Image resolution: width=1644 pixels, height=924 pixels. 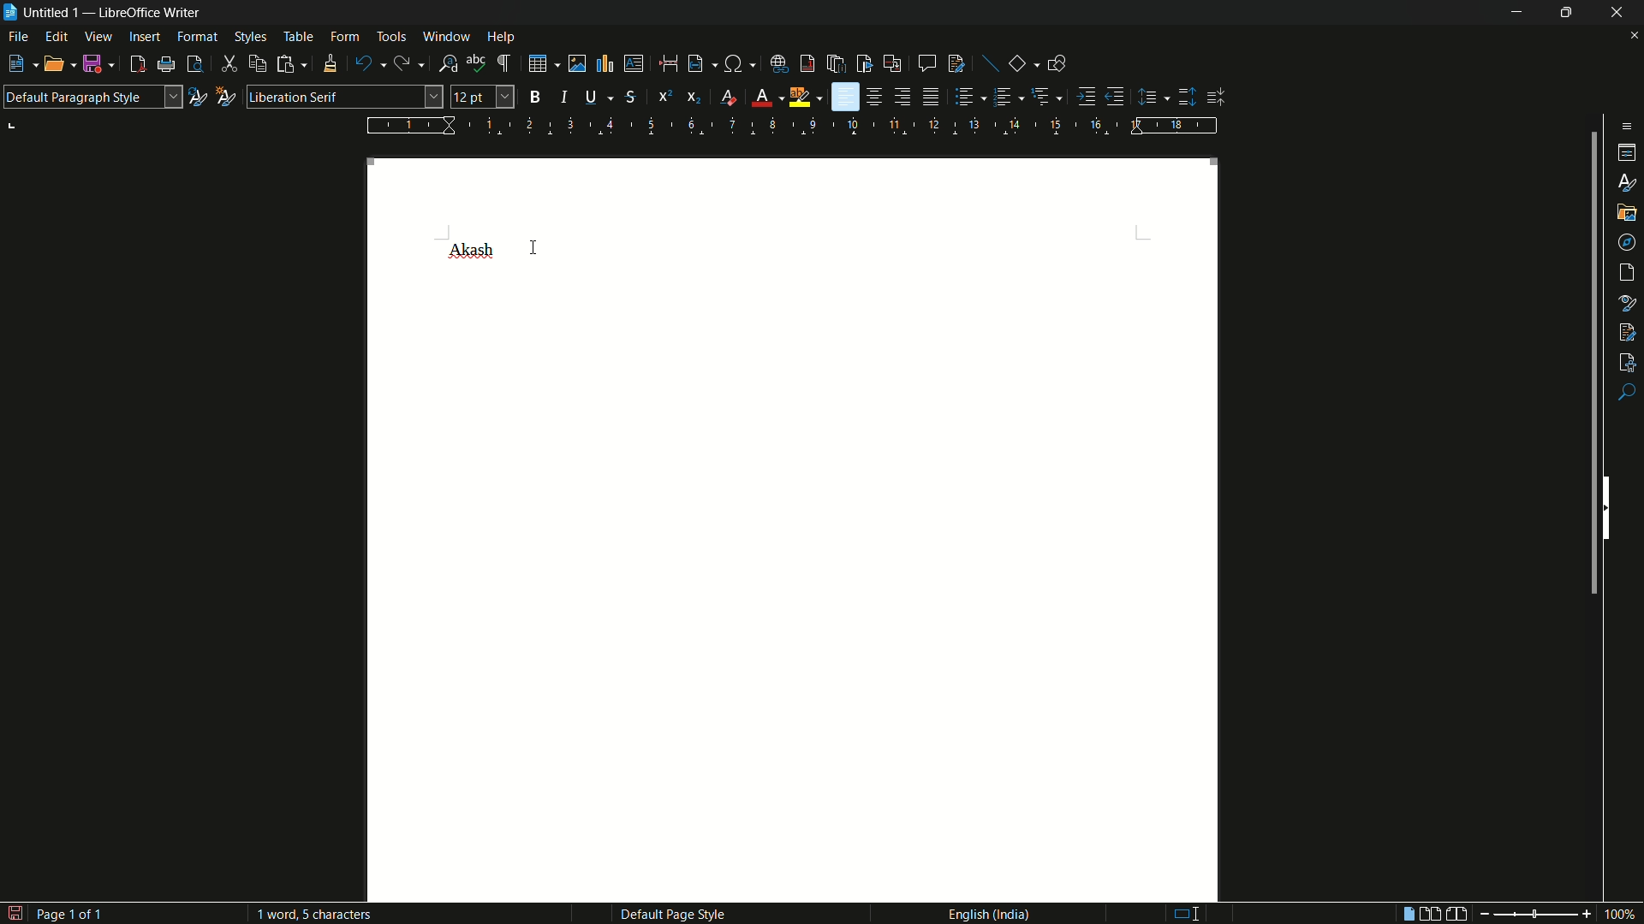 What do you see at coordinates (1628, 241) in the screenshot?
I see `navigator` at bounding box center [1628, 241].